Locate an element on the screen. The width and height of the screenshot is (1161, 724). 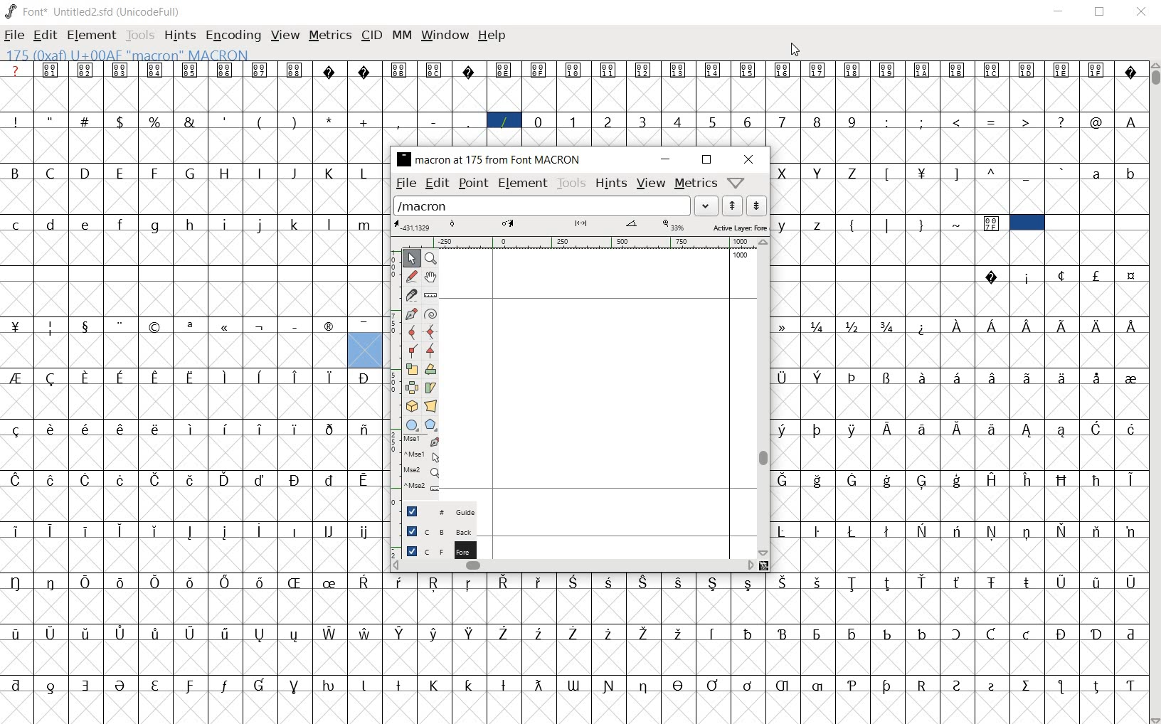
Symbol is located at coordinates (193, 376).